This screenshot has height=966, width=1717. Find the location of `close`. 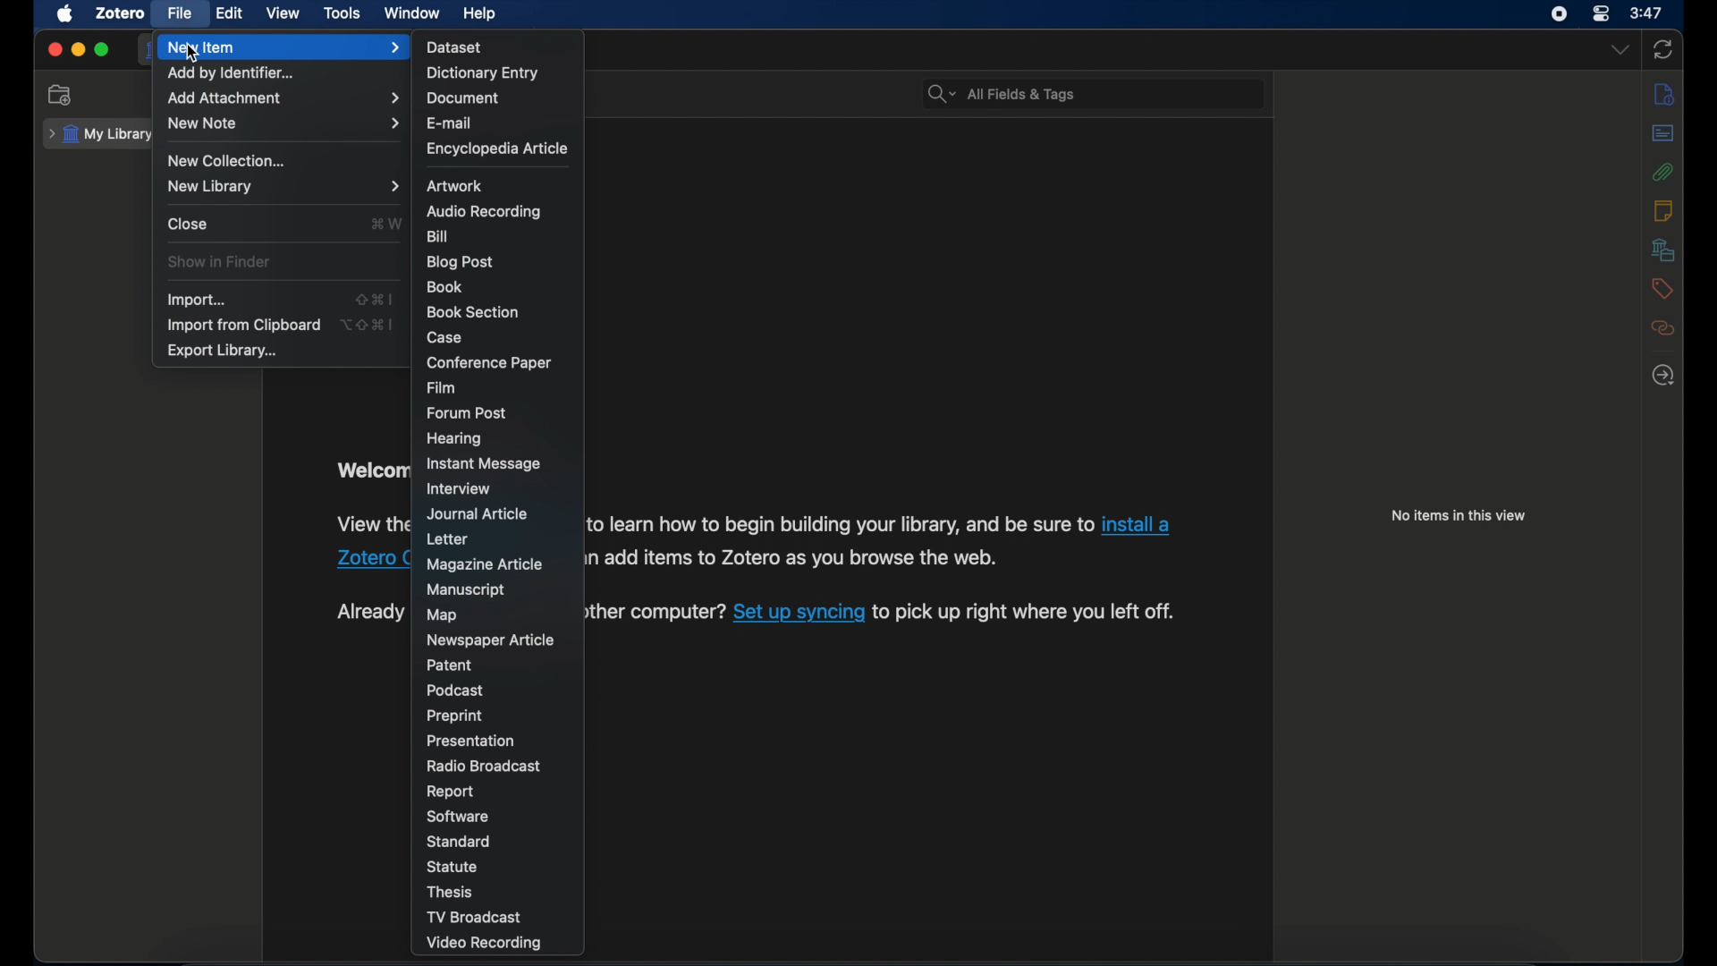

close is located at coordinates (54, 50).